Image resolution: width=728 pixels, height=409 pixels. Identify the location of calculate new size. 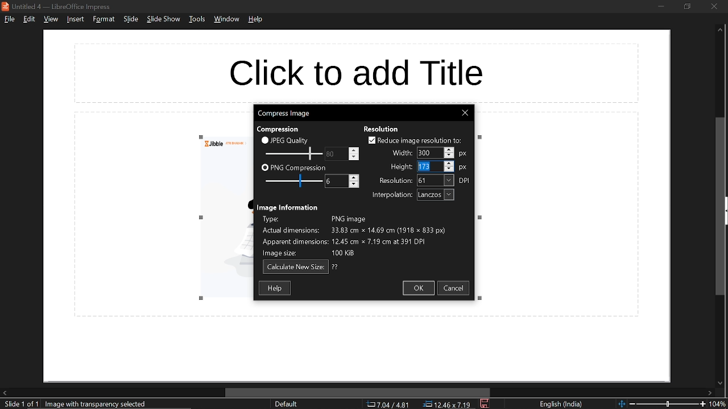
(295, 267).